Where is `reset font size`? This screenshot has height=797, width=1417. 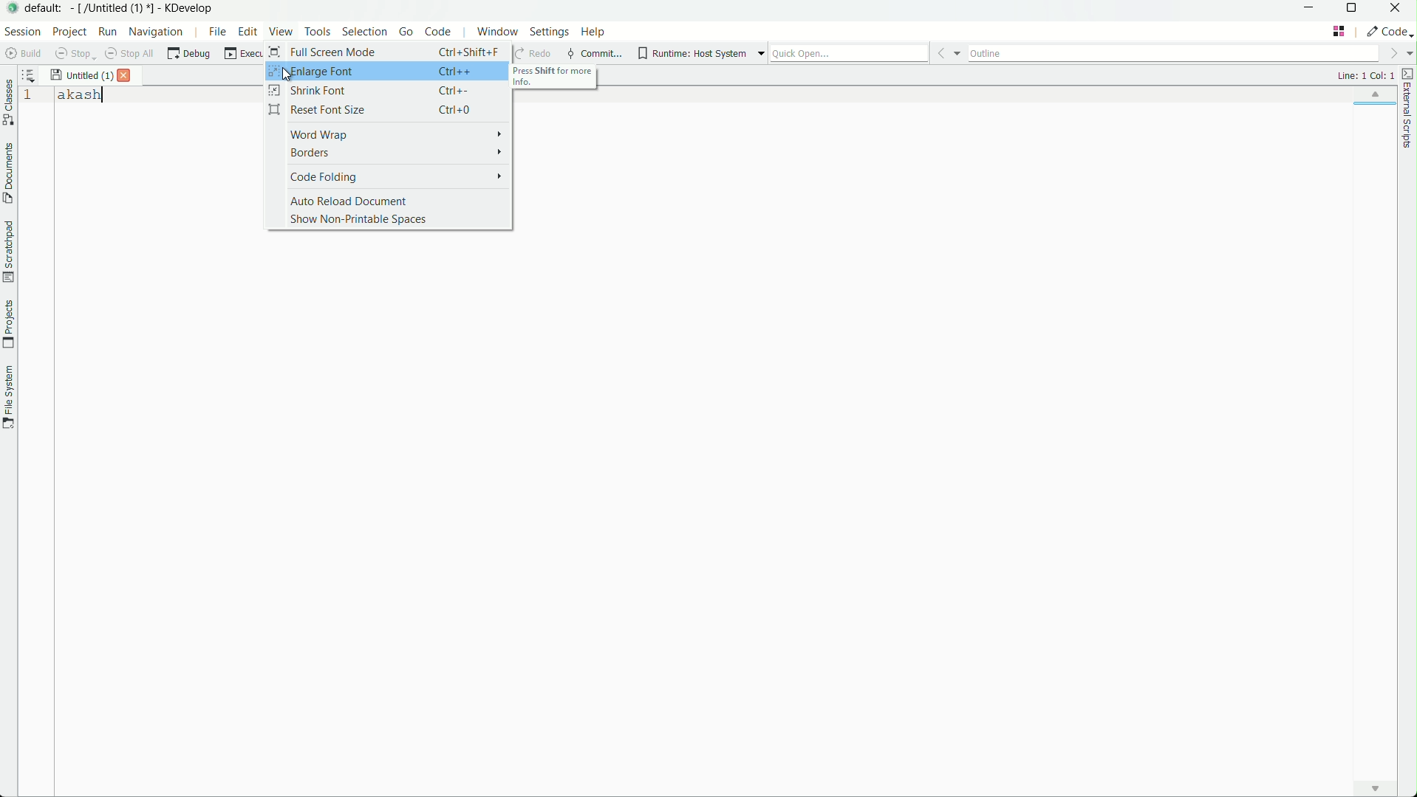
reset font size is located at coordinates (389, 110).